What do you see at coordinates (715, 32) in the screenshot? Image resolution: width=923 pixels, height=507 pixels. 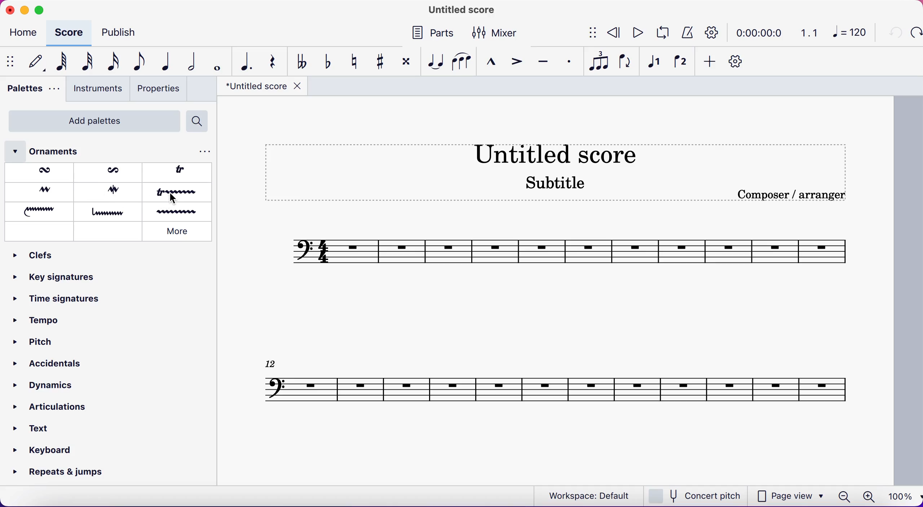 I see `playback settings` at bounding box center [715, 32].